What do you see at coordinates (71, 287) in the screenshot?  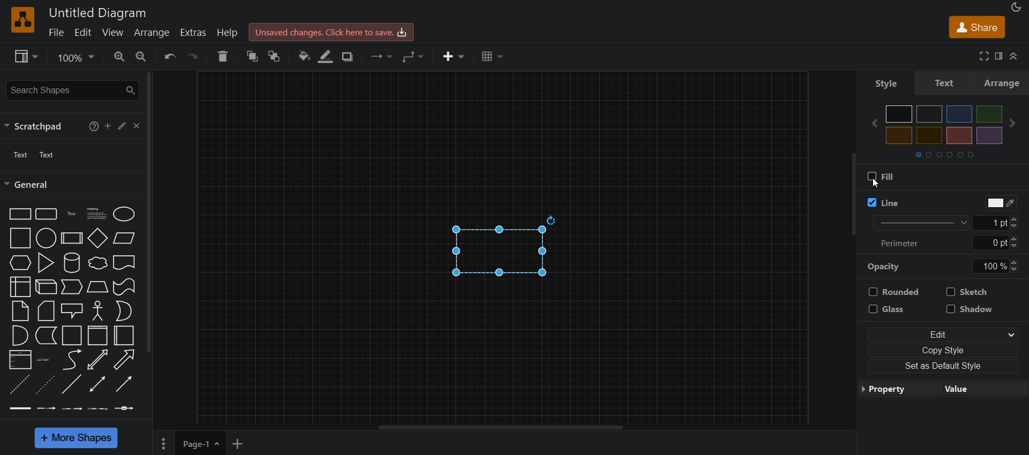 I see `step` at bounding box center [71, 287].